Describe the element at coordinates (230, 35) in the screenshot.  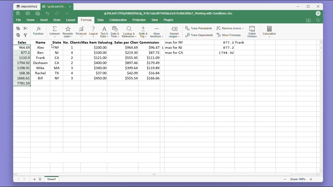
I see `show formulas` at that location.